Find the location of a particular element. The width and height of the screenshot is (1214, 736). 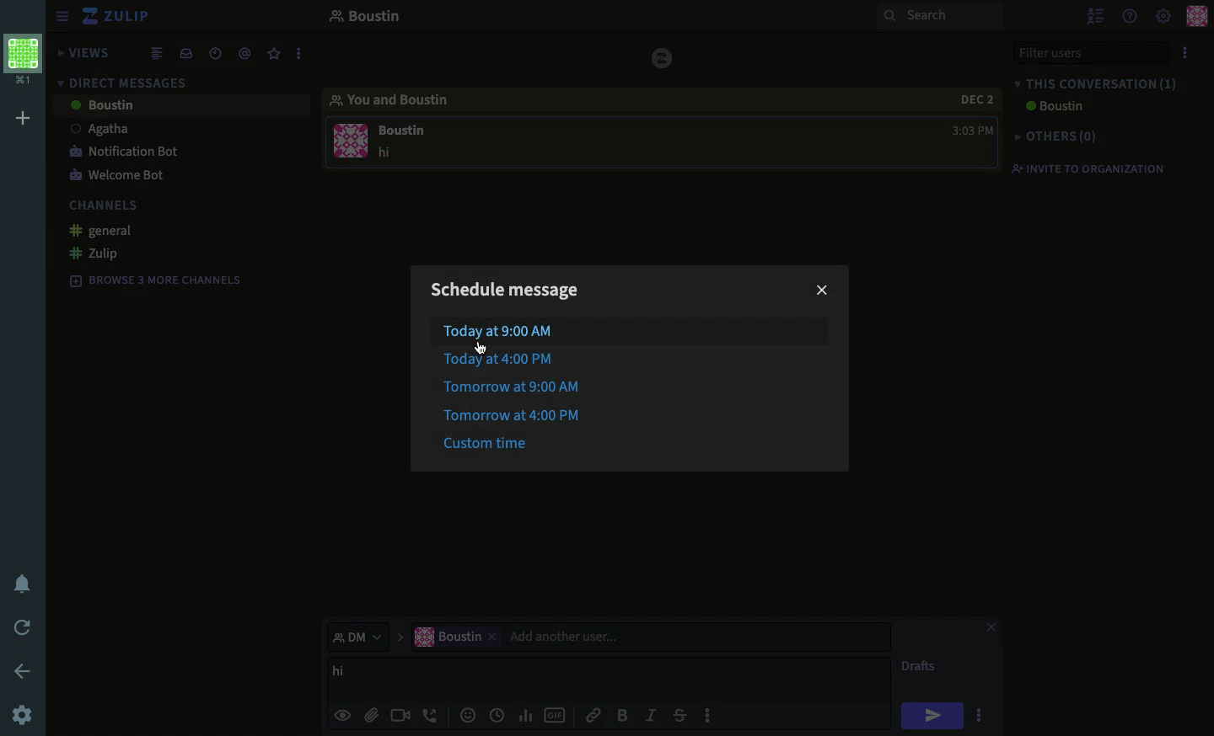

combined feed is located at coordinates (158, 55).